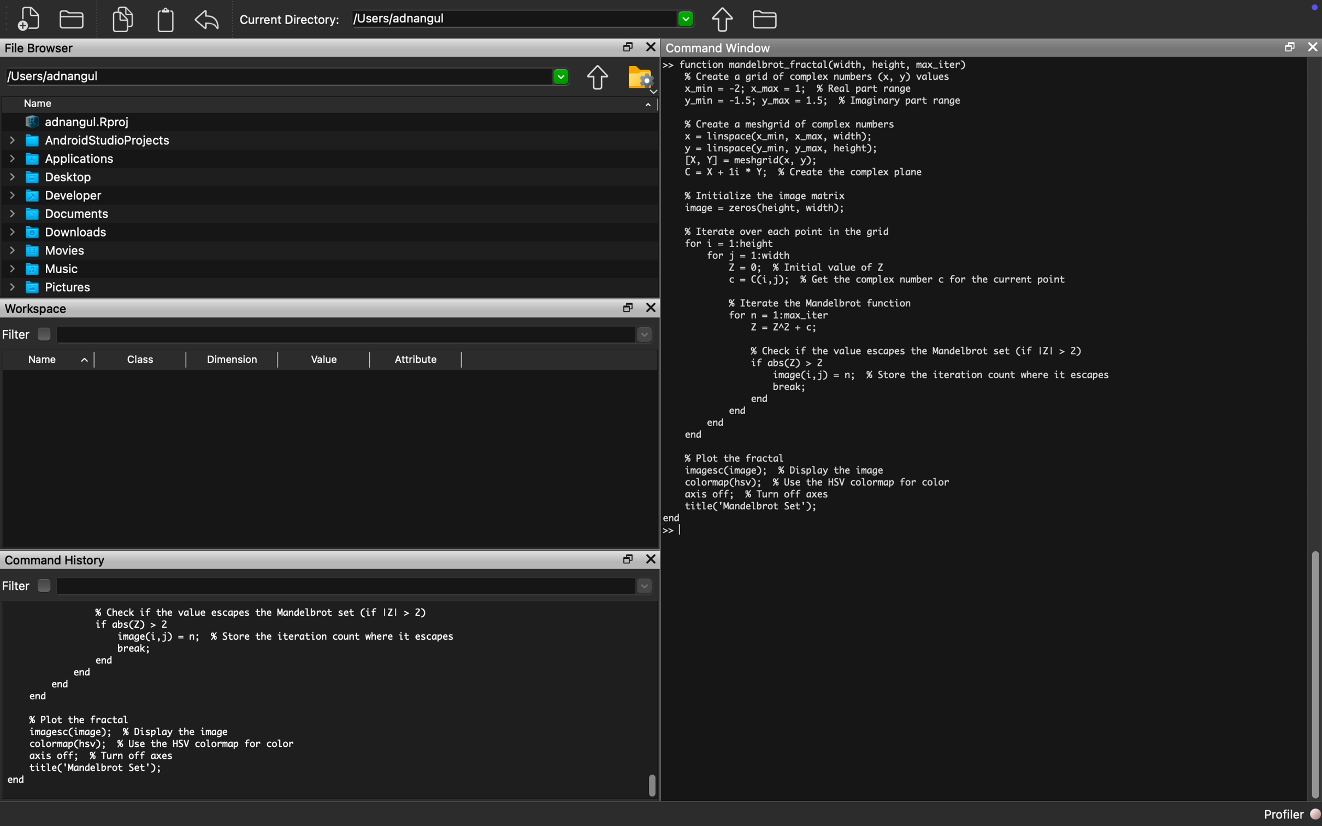  Describe the element at coordinates (166, 23) in the screenshot. I see `Clipboard` at that location.